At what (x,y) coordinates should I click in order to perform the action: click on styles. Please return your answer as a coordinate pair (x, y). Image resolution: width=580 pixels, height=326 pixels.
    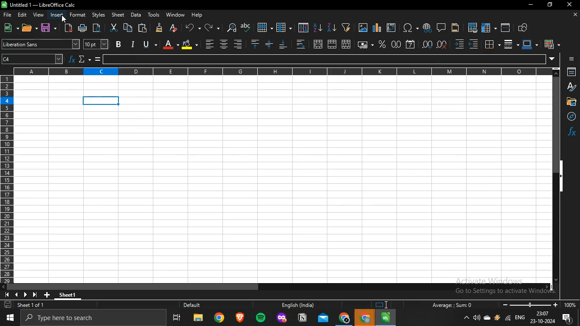
    Looking at the image, I should click on (570, 87).